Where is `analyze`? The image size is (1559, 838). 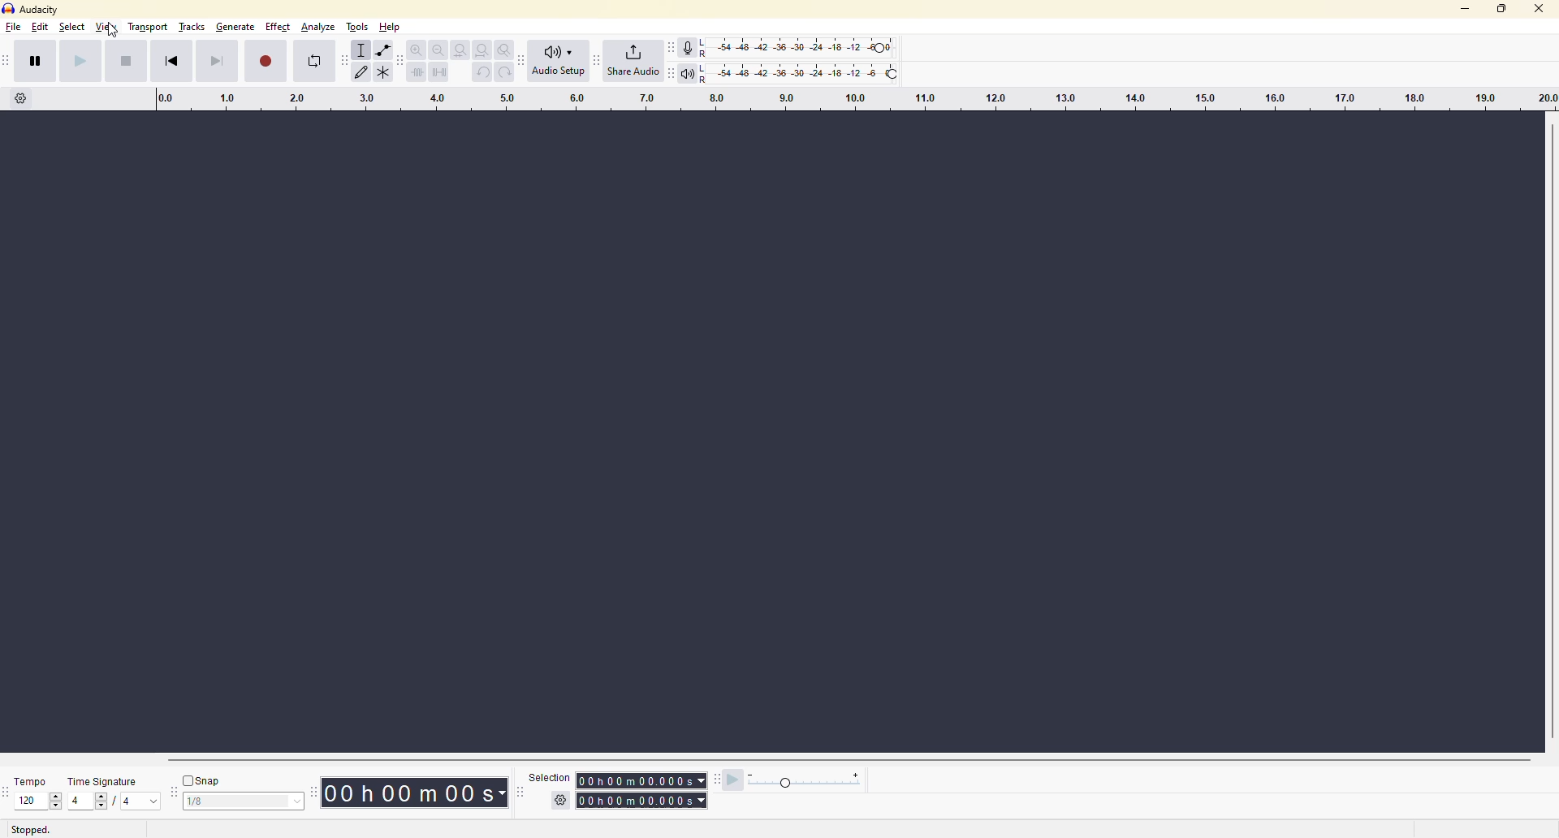
analyze is located at coordinates (314, 31).